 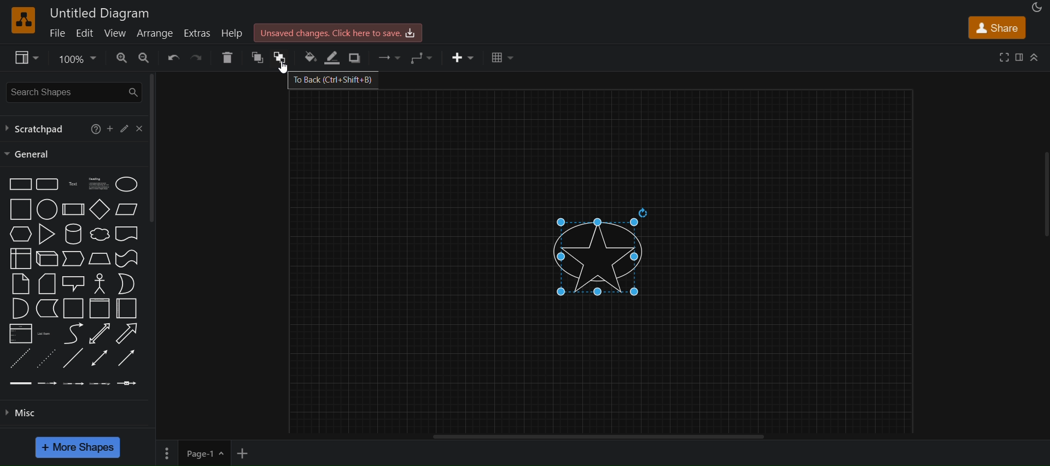 I want to click on bidirectional linr, so click(x=99, y=358).